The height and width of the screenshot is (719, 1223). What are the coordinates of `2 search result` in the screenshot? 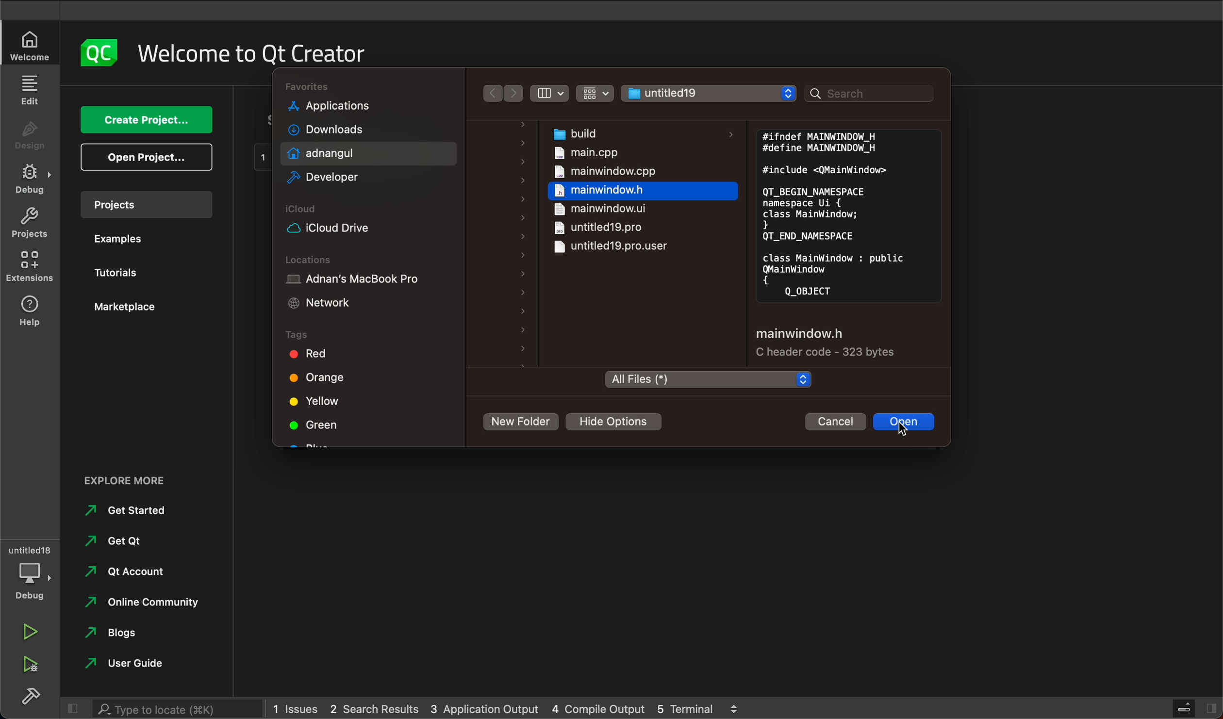 It's located at (378, 710).